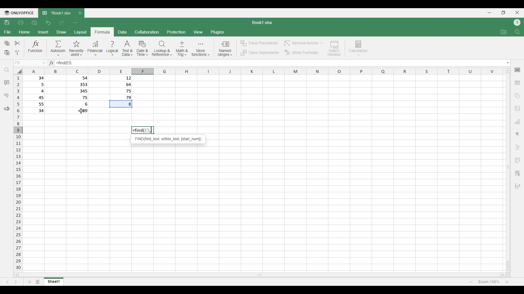 This screenshot has height=294, width=524. What do you see at coordinates (517, 121) in the screenshot?
I see `Insert chart` at bounding box center [517, 121].